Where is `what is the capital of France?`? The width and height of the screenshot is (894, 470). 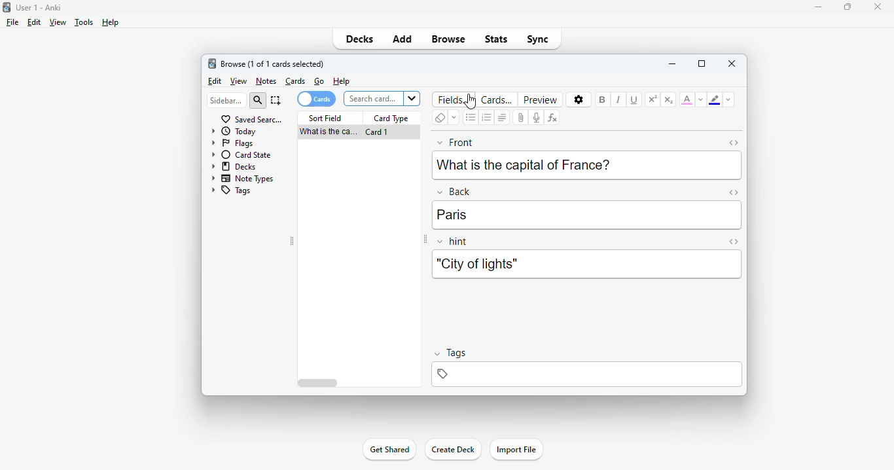
what is the capital of France? is located at coordinates (327, 132).